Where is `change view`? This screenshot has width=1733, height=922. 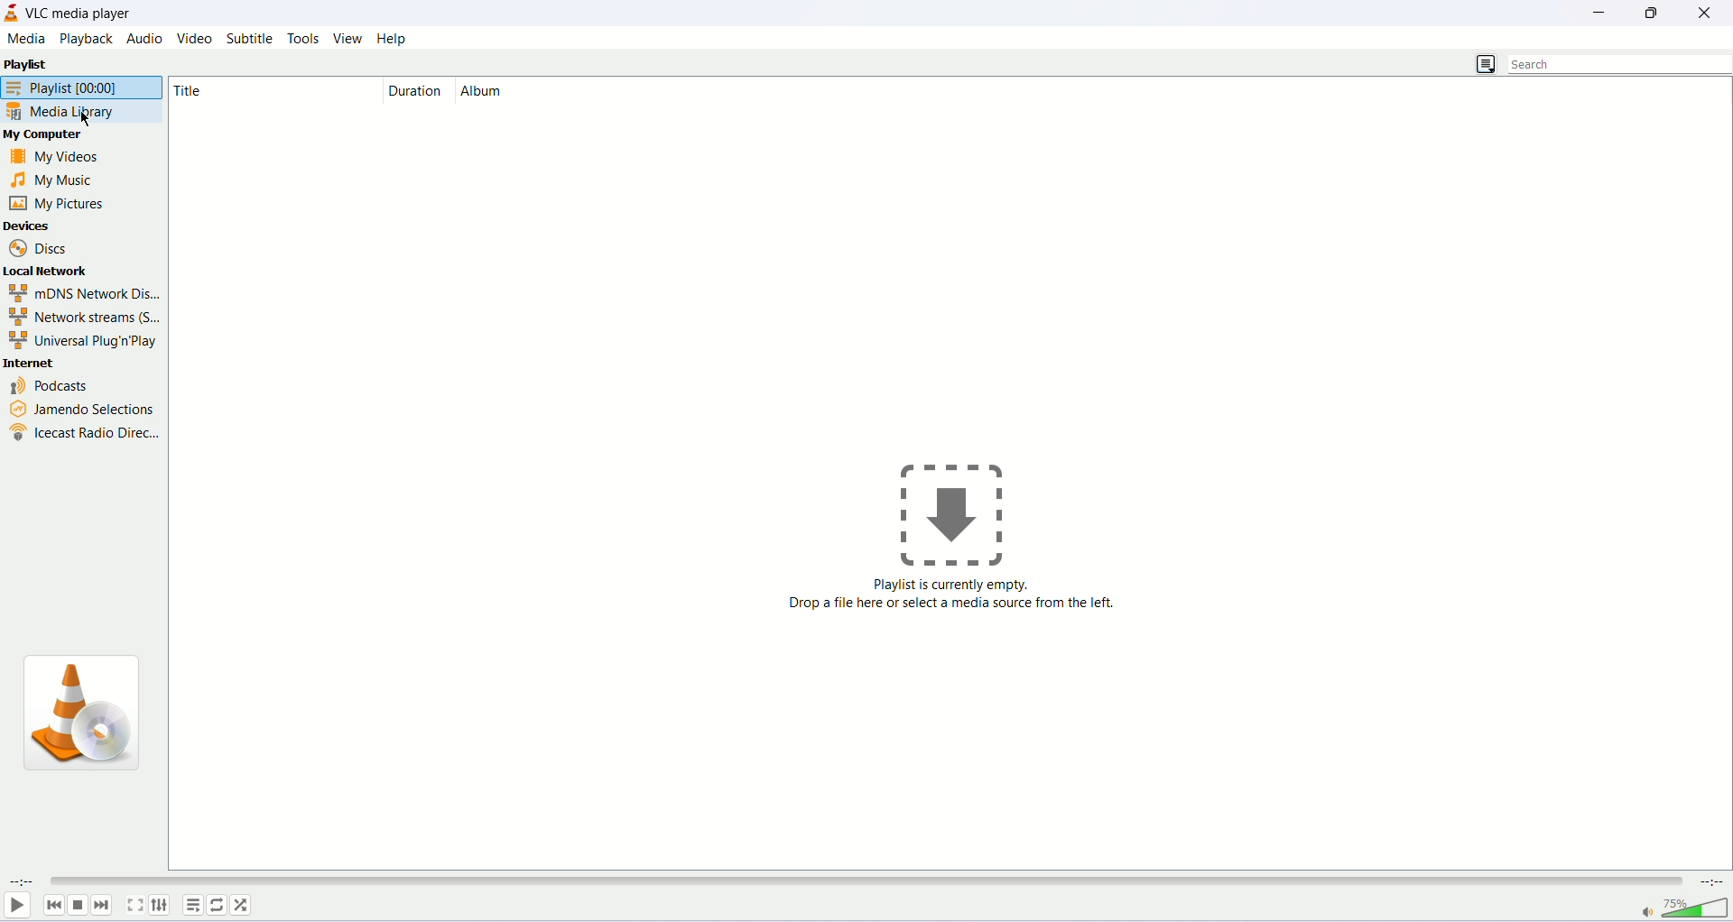 change view is located at coordinates (1485, 66).